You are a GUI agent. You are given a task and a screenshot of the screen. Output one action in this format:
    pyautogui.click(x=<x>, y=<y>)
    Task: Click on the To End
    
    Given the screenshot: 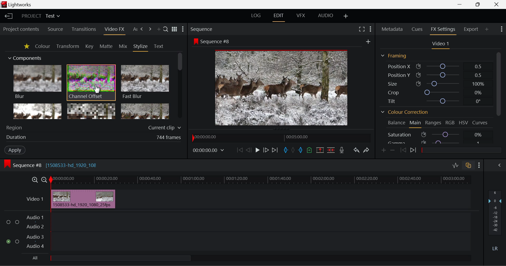 What is the action you would take?
    pyautogui.click(x=276, y=150)
    